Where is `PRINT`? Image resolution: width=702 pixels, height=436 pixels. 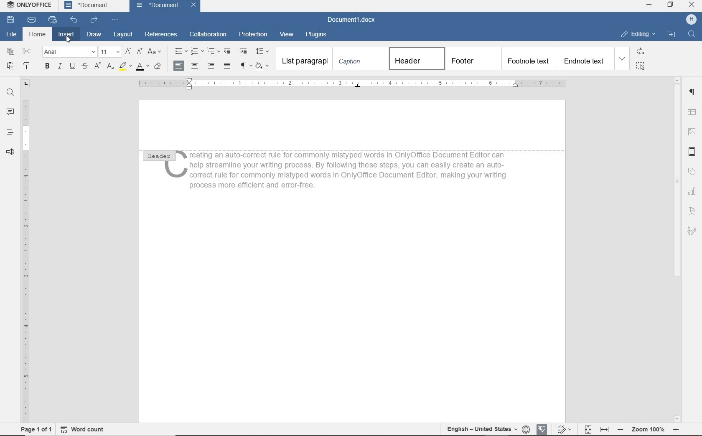
PRINT is located at coordinates (32, 18).